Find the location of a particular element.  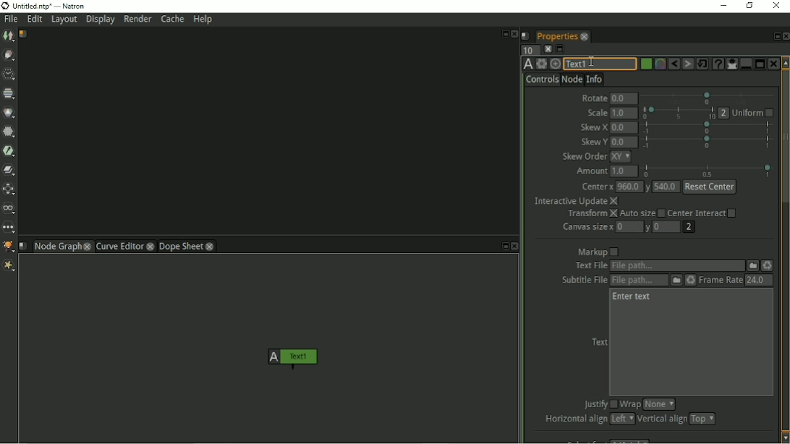

Layout is located at coordinates (64, 20).